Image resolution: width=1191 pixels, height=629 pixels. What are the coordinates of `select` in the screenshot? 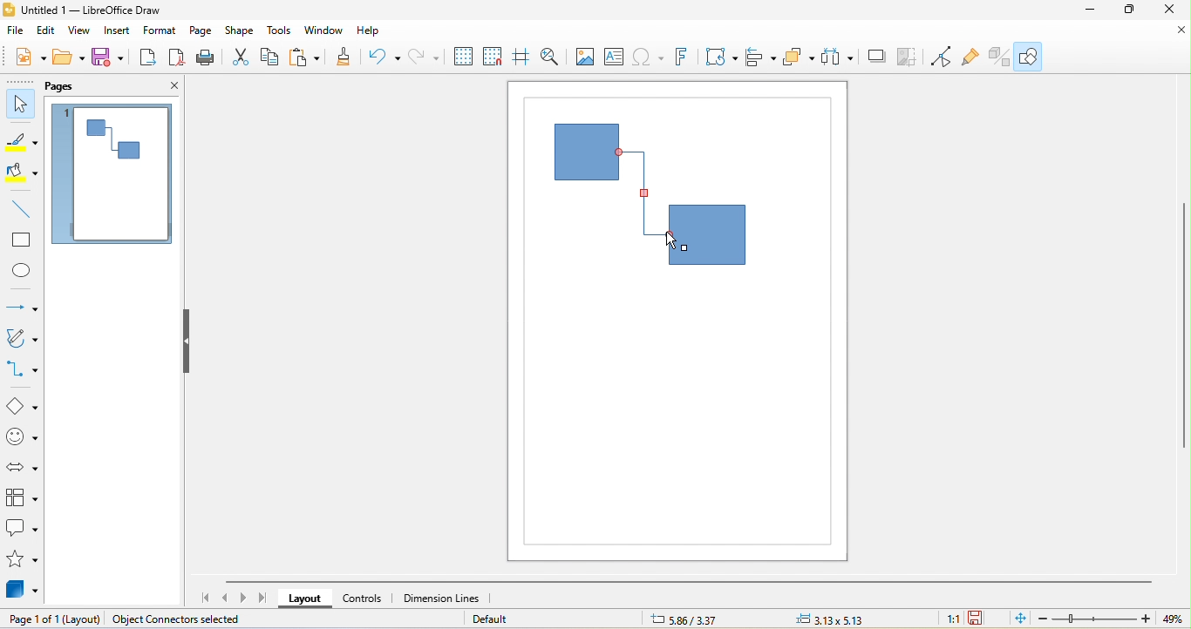 It's located at (20, 102).